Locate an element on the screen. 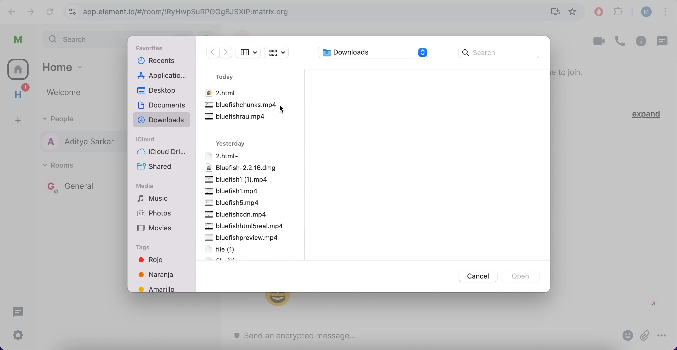 The height and width of the screenshot is (350, 677). applications is located at coordinates (163, 77).